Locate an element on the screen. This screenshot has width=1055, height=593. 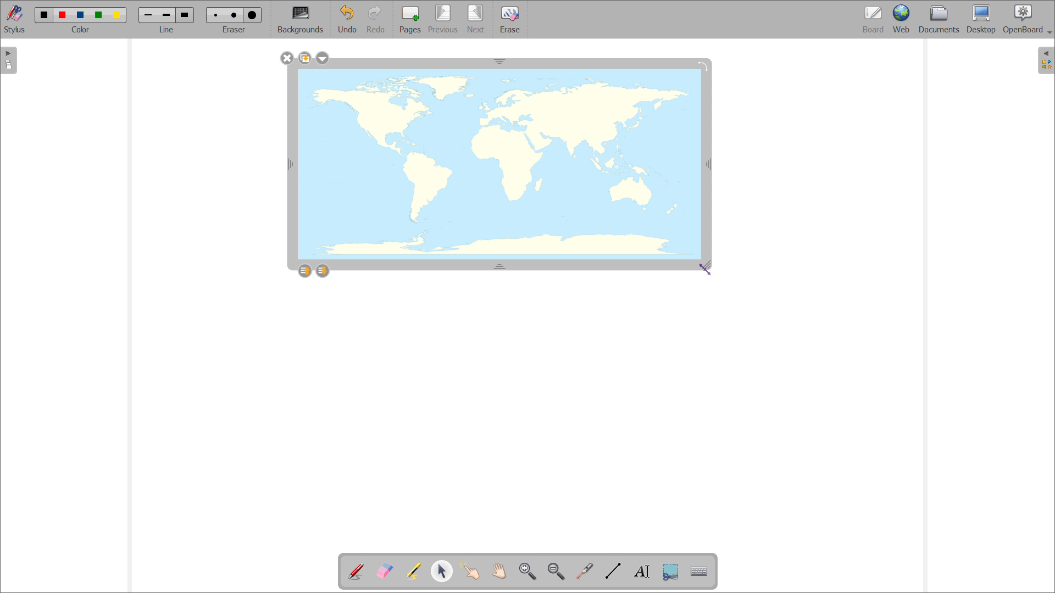
color is located at coordinates (82, 30).